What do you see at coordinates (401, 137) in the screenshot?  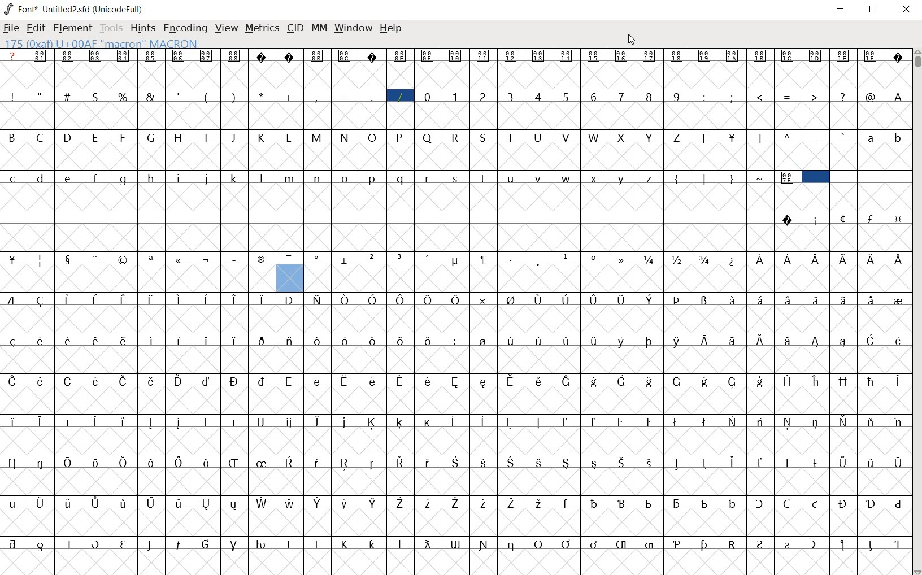 I see `P` at bounding box center [401, 137].